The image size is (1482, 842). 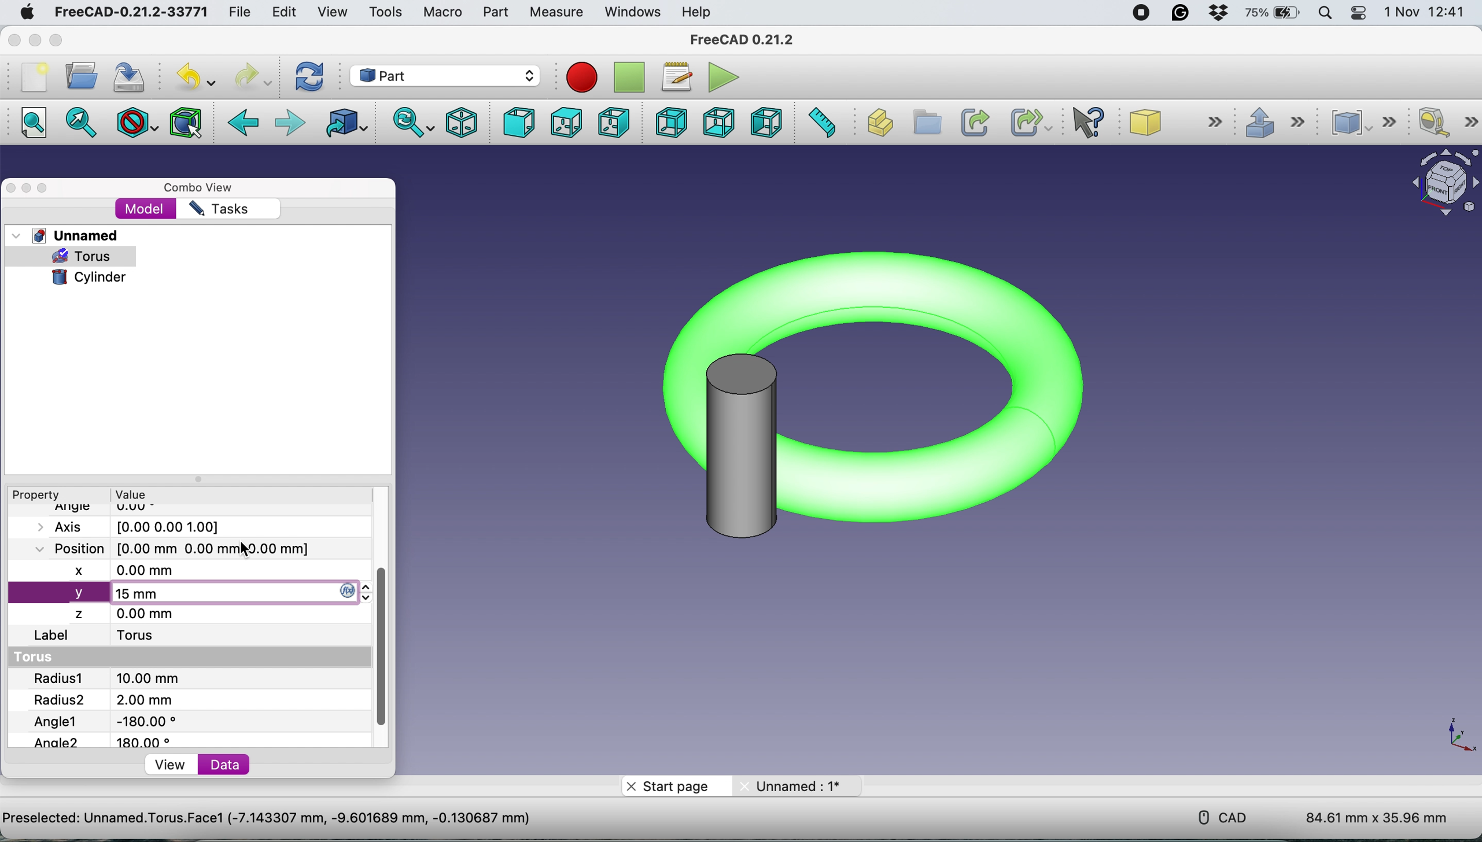 I want to click on close, so click(x=12, y=41).